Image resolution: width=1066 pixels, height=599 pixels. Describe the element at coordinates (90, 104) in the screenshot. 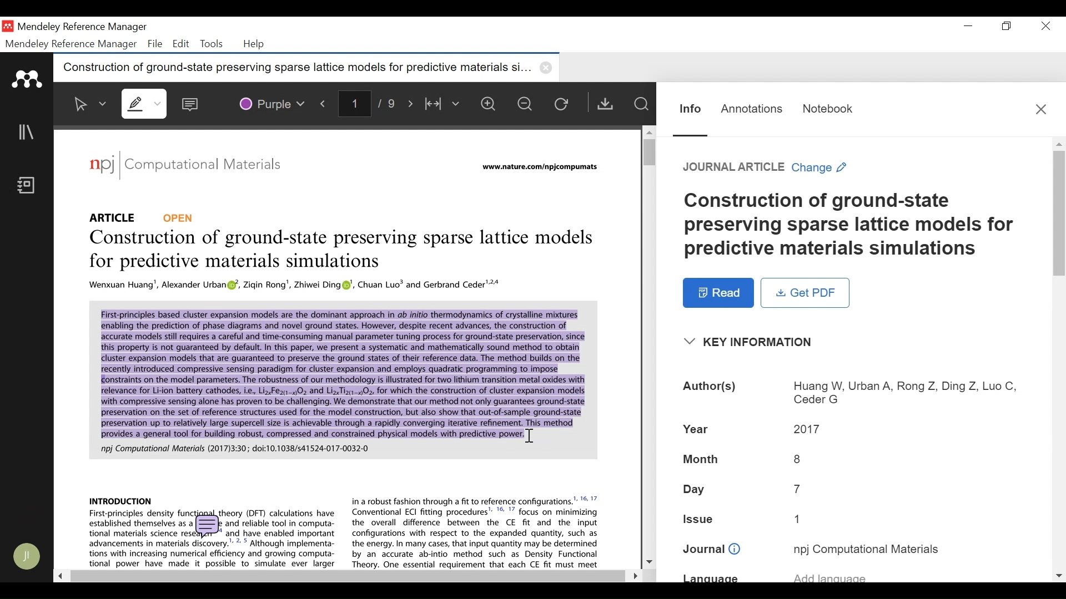

I see `Select` at that location.